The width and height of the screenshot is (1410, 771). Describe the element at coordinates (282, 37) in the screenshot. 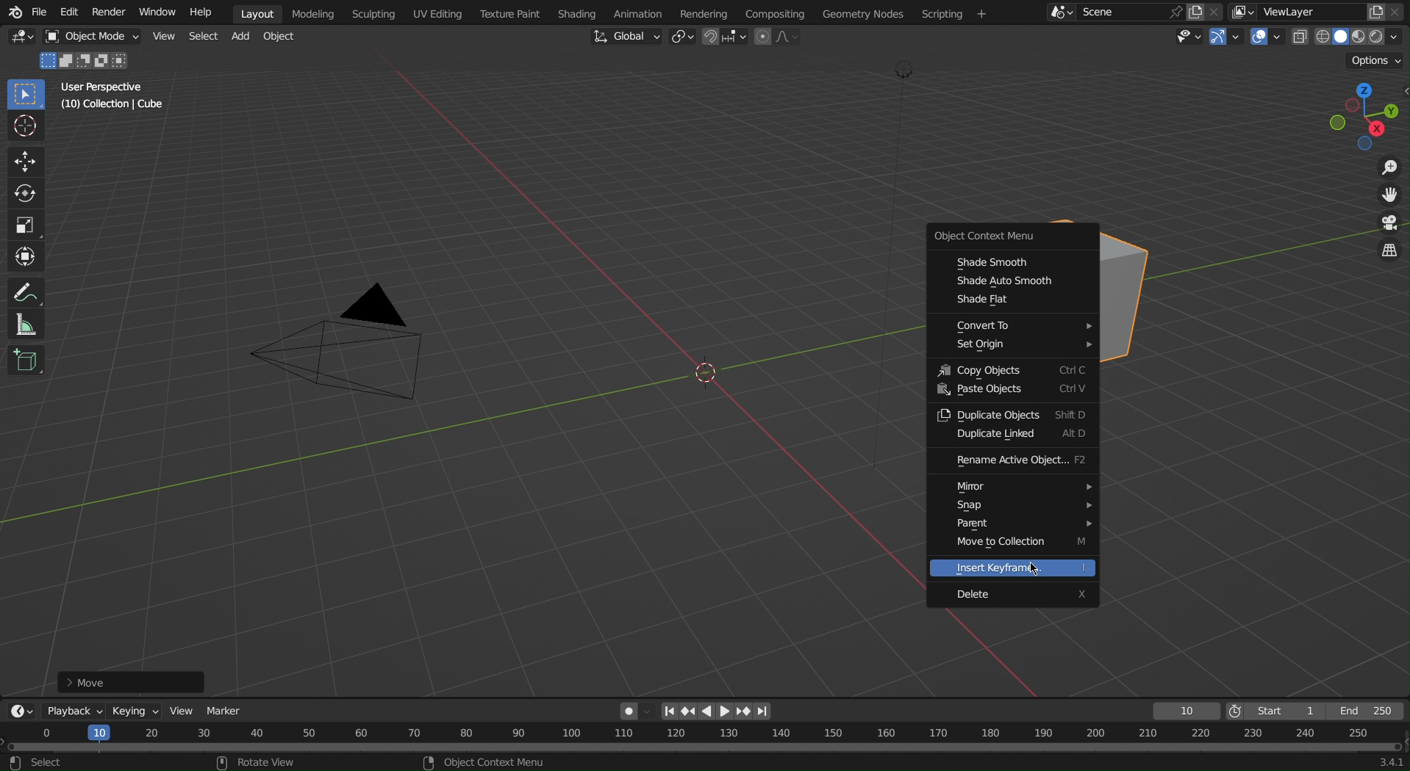

I see `Object` at that location.